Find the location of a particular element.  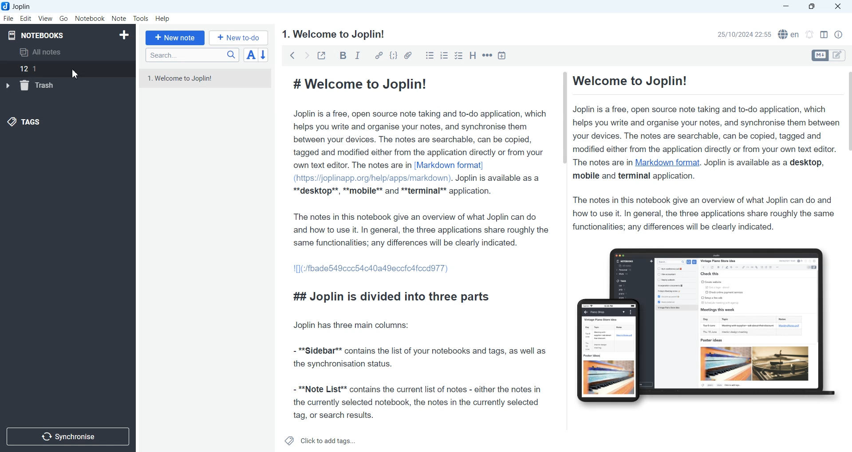

1. Welcome to Joplin! is located at coordinates (205, 78).